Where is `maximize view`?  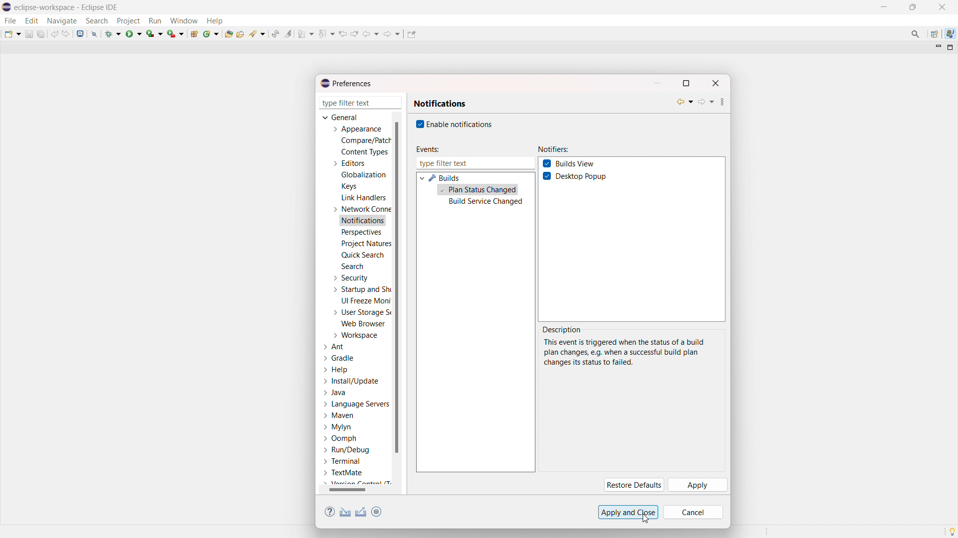
maximize view is located at coordinates (951, 47).